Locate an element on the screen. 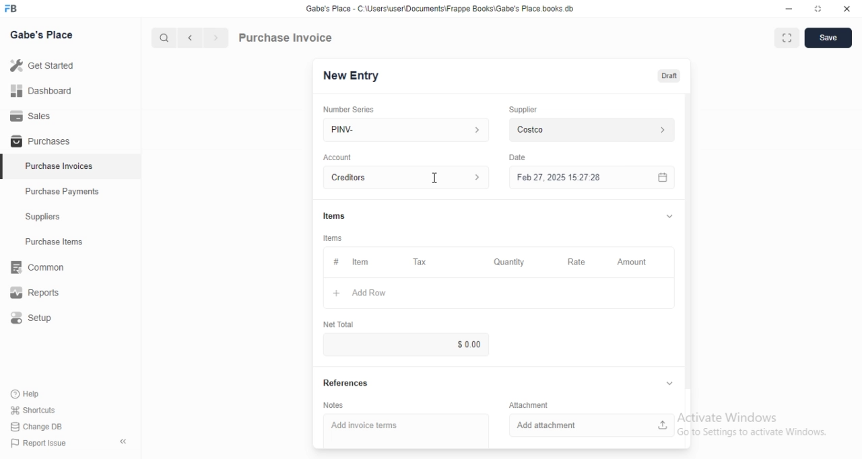 The width and height of the screenshot is (862, 459). Add Row is located at coordinates (499, 293).